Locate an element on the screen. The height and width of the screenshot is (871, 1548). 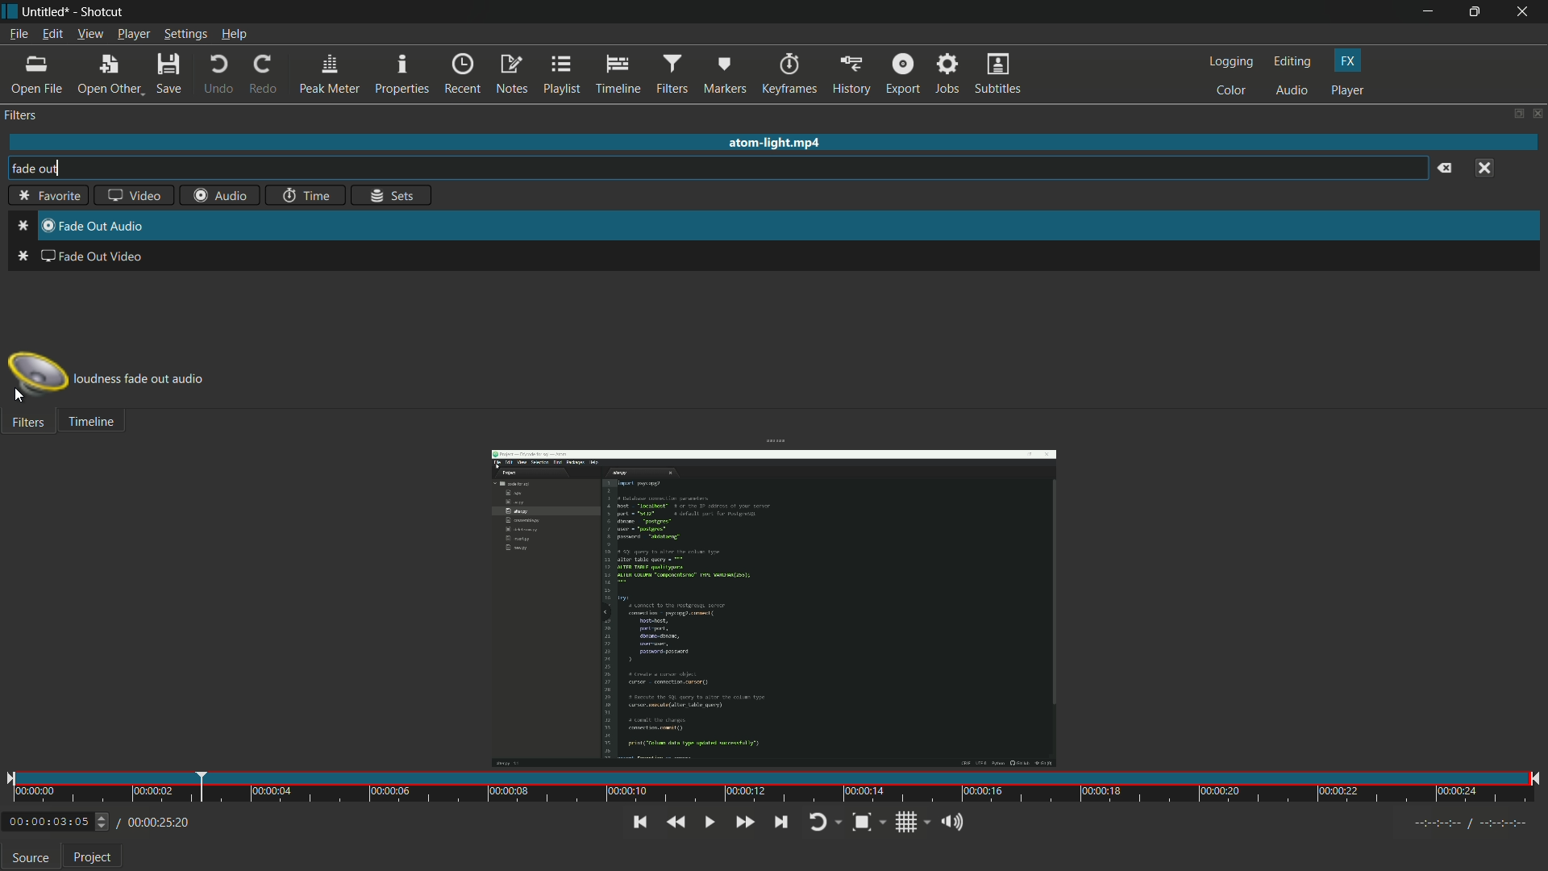
sets is located at coordinates (393, 196).